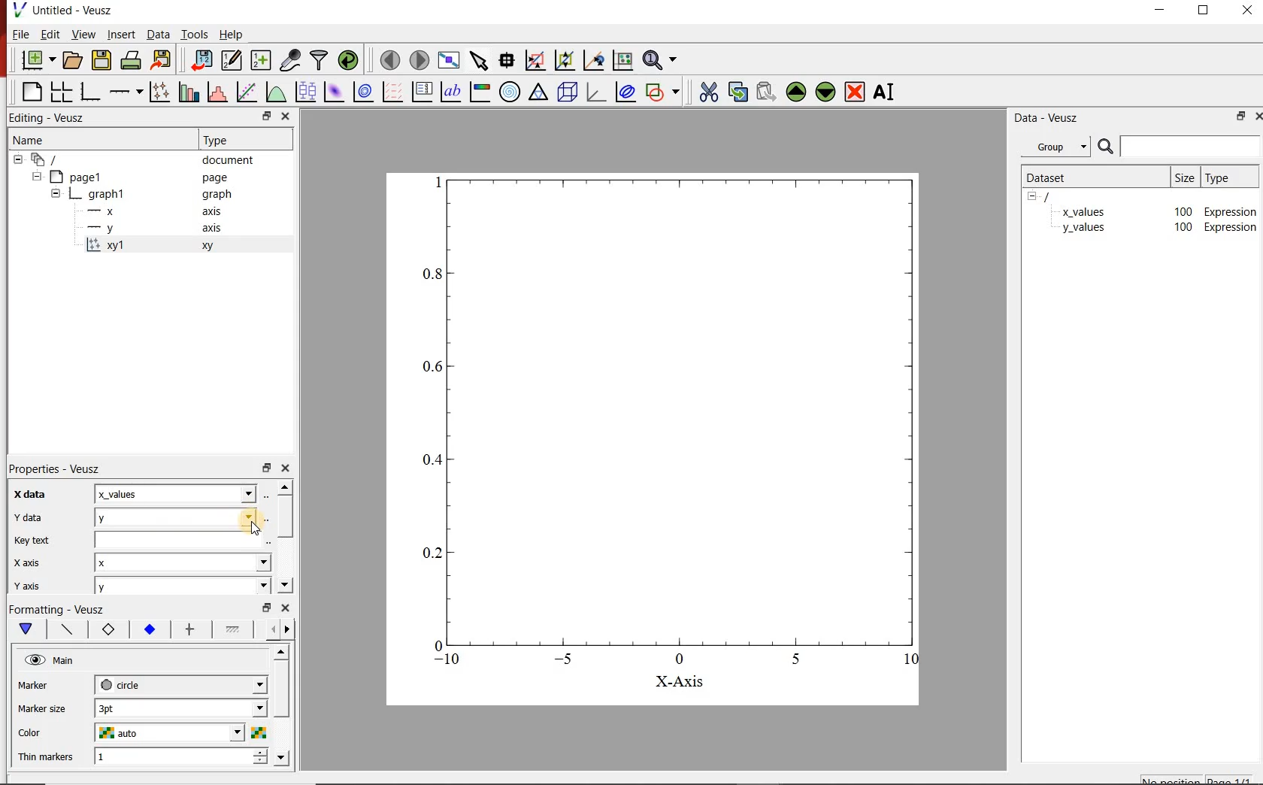 Image resolution: width=1263 pixels, height=785 pixels. I want to click on plot 2d dataset as an image, so click(334, 92).